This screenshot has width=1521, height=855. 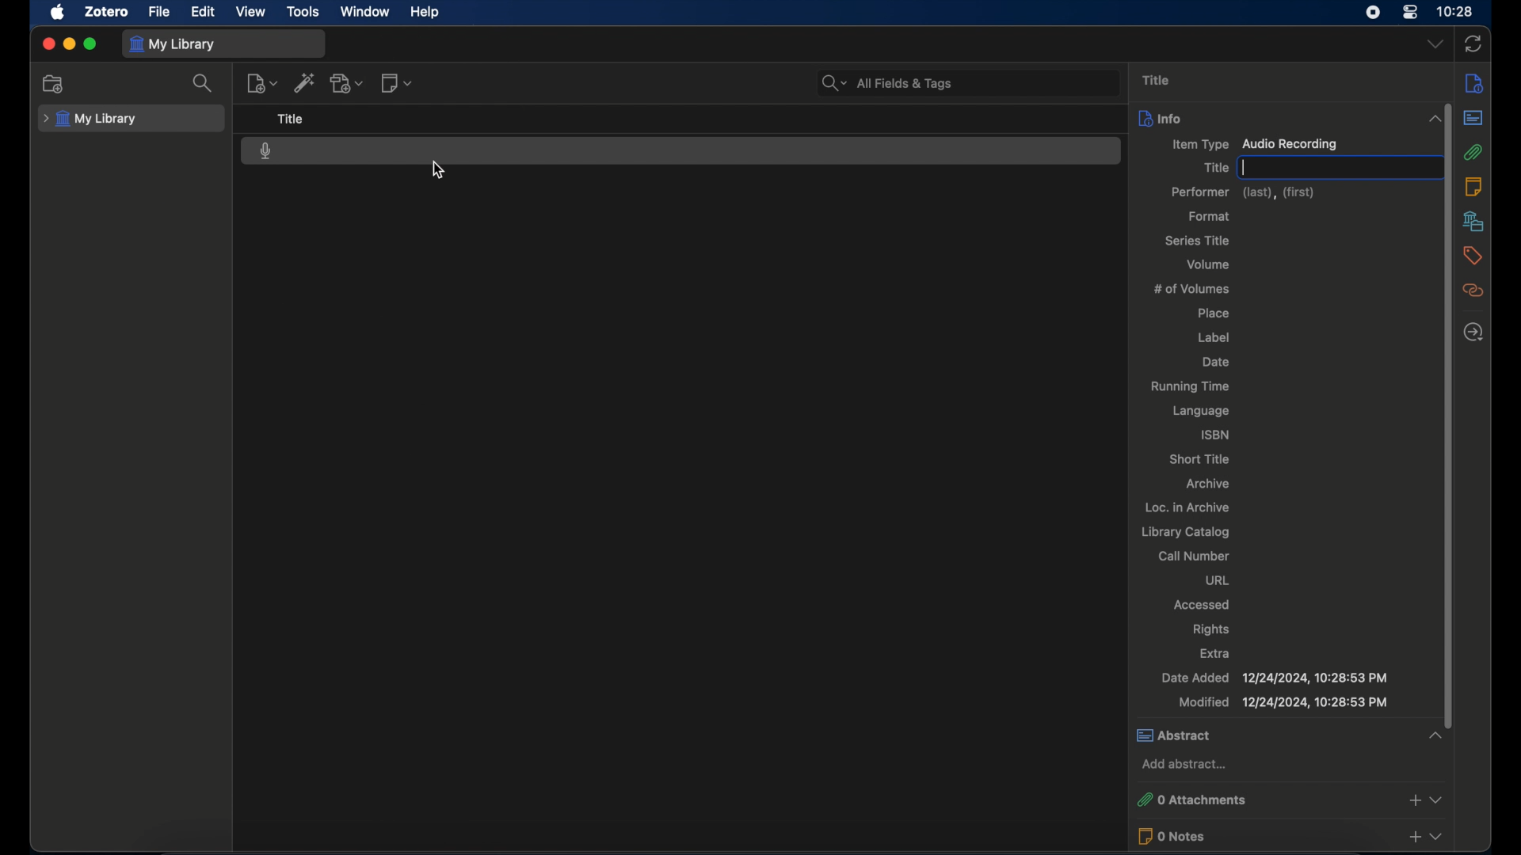 I want to click on audio recording, so click(x=266, y=151).